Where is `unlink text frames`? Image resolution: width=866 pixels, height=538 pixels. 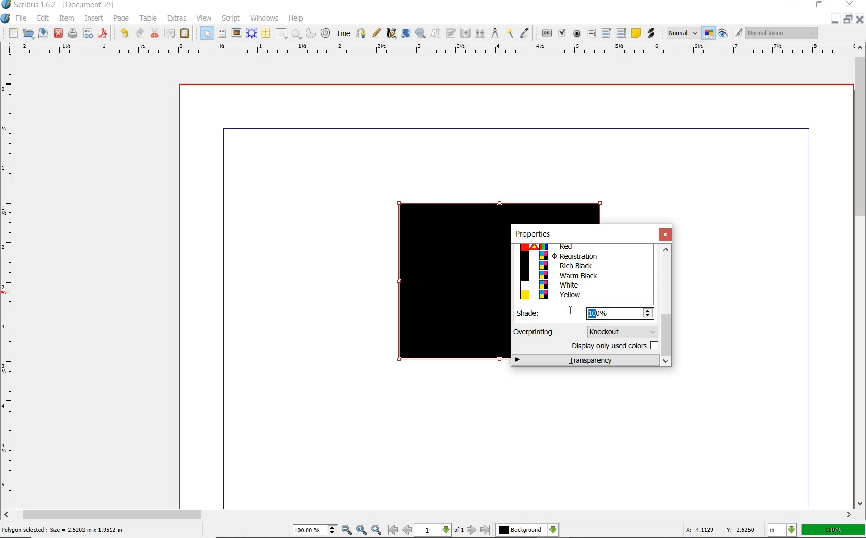
unlink text frames is located at coordinates (480, 34).